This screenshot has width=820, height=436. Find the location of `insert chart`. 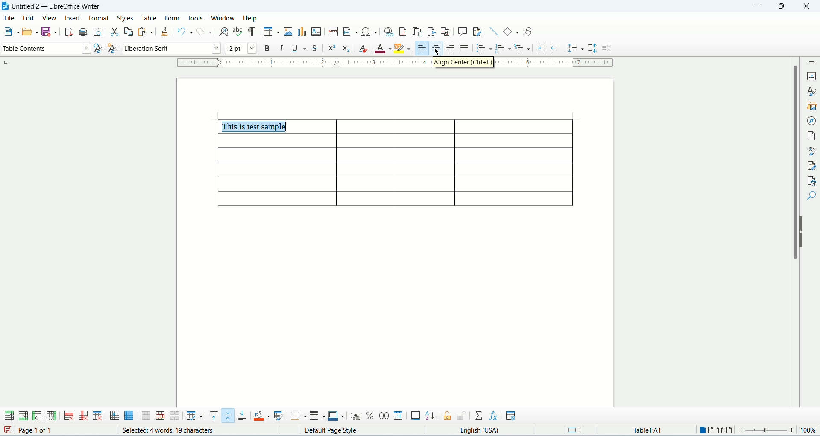

insert chart is located at coordinates (302, 32).